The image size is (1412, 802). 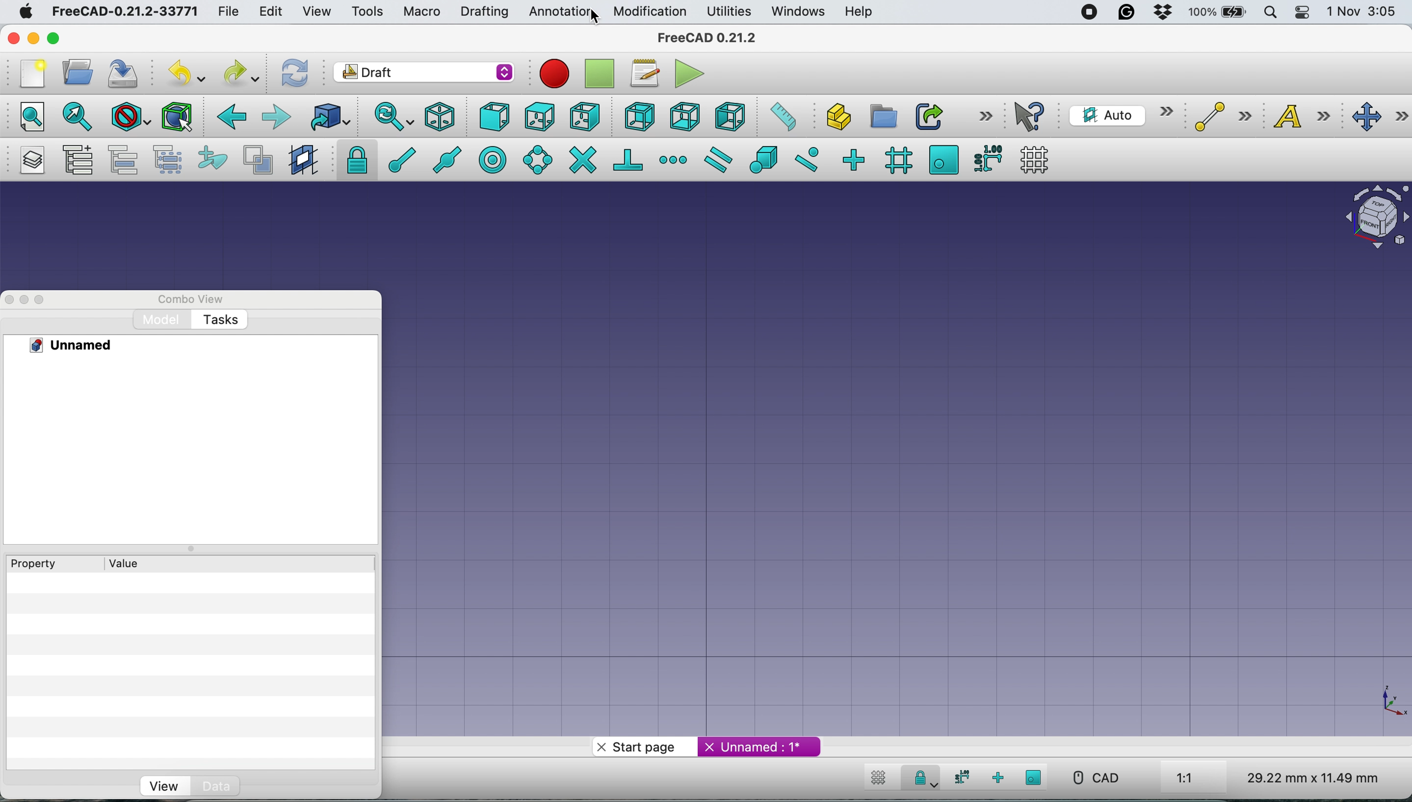 What do you see at coordinates (229, 13) in the screenshot?
I see `file` at bounding box center [229, 13].